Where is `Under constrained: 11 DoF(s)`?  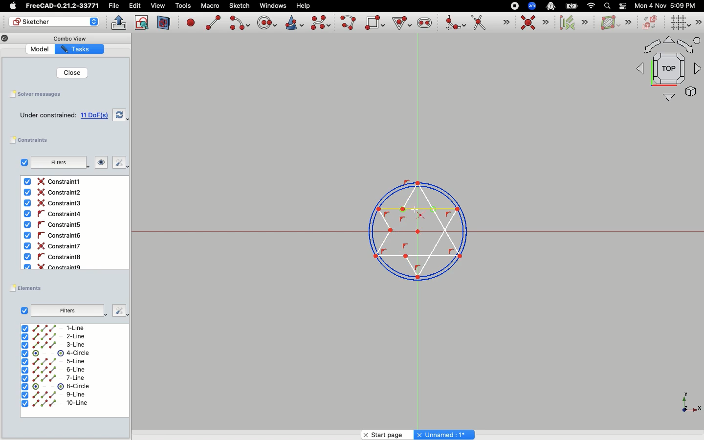
Under constrained: 11 DoF(s) is located at coordinates (62, 115).